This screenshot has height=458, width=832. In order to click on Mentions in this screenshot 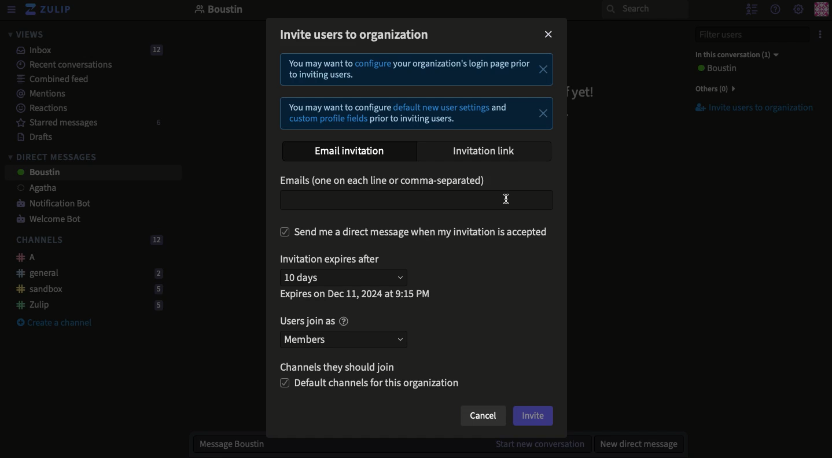, I will do `click(37, 94)`.